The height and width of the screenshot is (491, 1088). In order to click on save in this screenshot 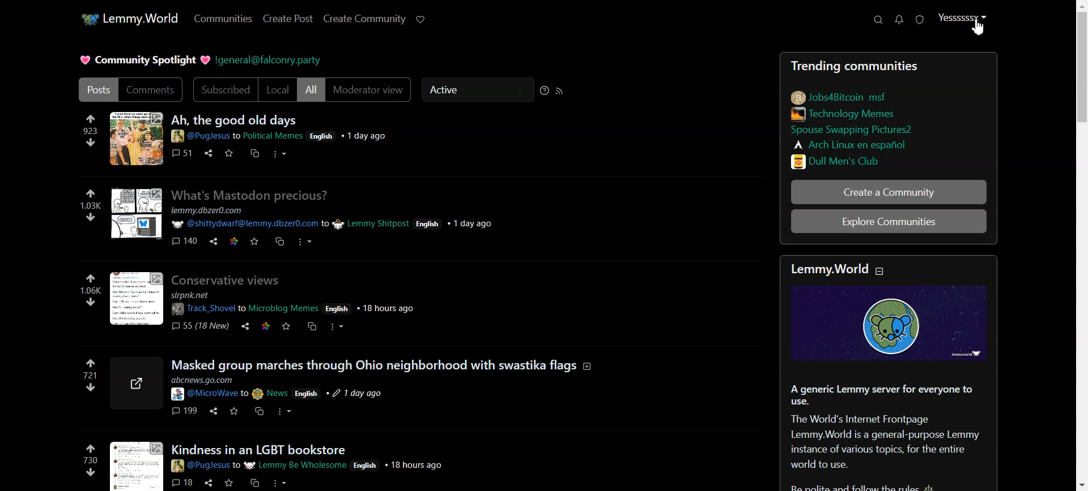, I will do `click(234, 411)`.